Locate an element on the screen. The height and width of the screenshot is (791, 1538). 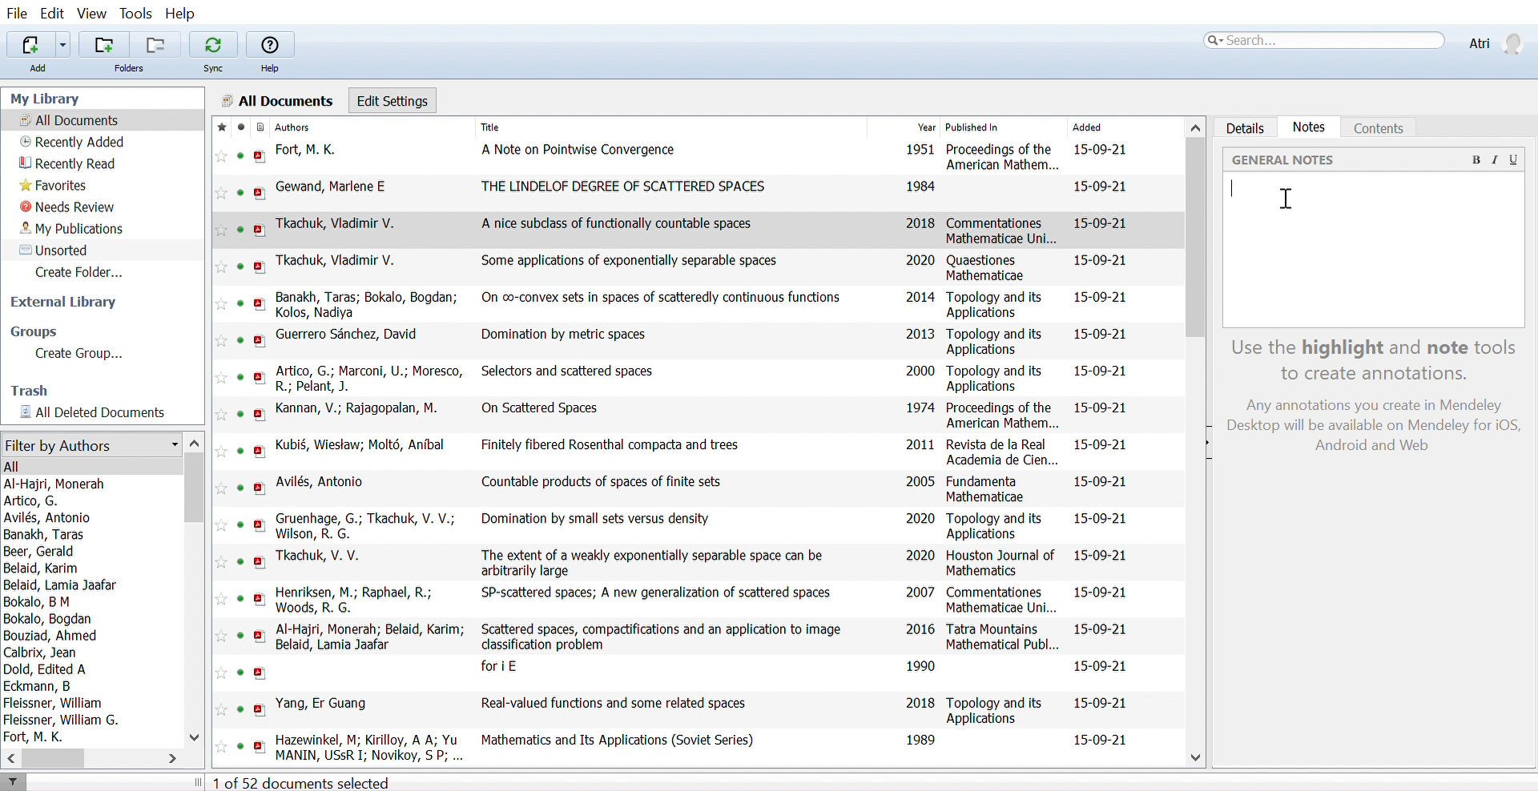
Document format is located at coordinates (258, 127).